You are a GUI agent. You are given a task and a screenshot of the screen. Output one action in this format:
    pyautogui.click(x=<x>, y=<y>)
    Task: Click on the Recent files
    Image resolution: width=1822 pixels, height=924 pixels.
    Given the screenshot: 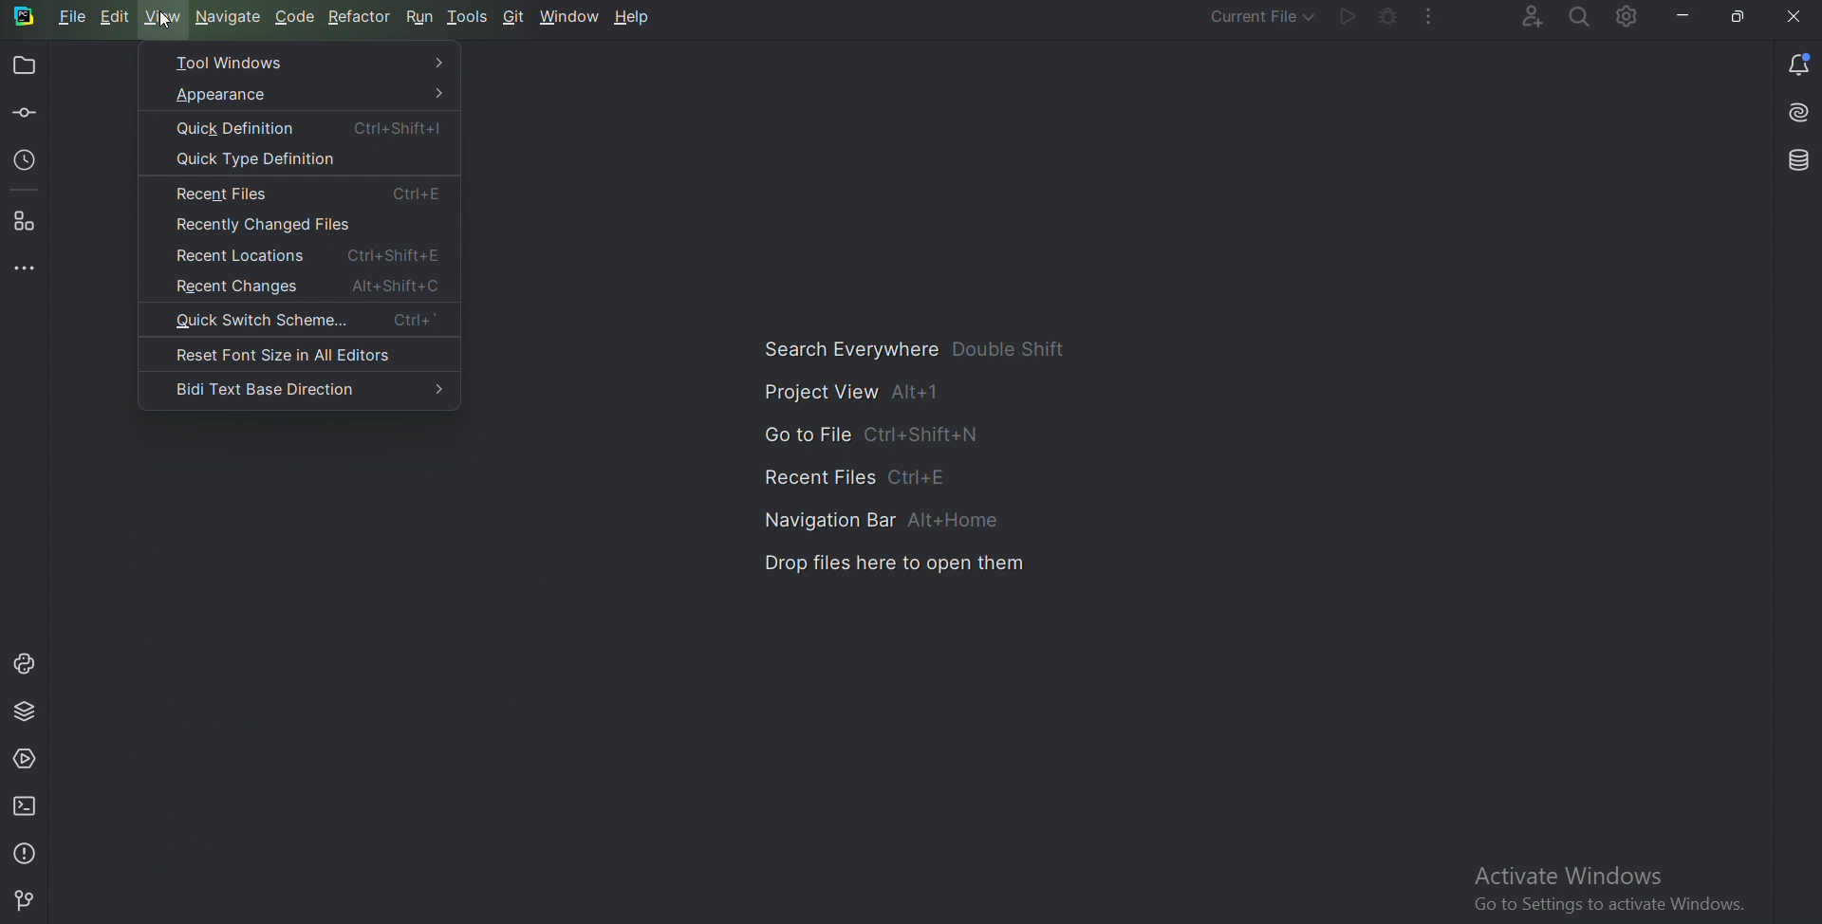 What is the action you would take?
    pyautogui.click(x=298, y=193)
    